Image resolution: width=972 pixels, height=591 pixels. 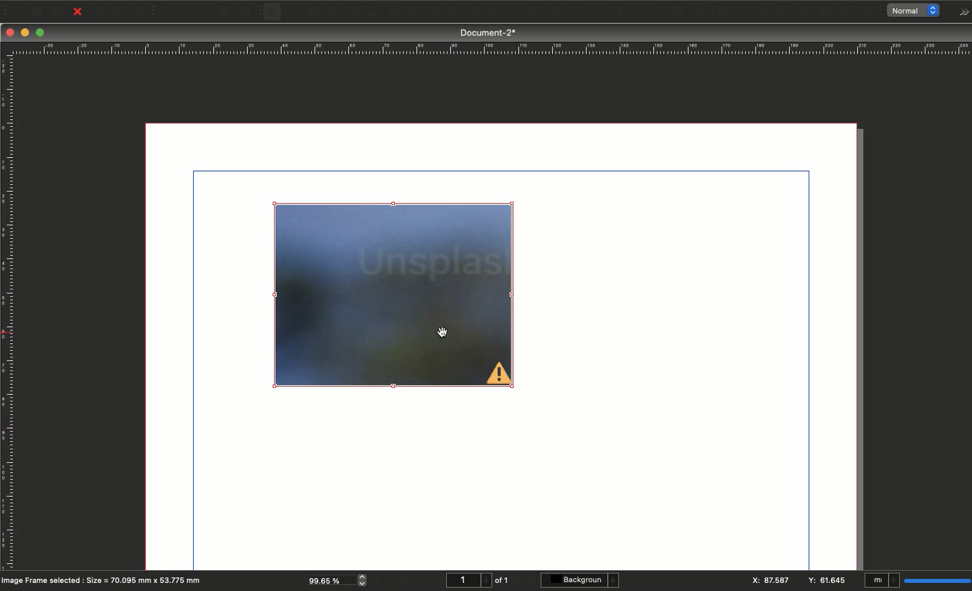 I want to click on of 1, so click(x=502, y=580).